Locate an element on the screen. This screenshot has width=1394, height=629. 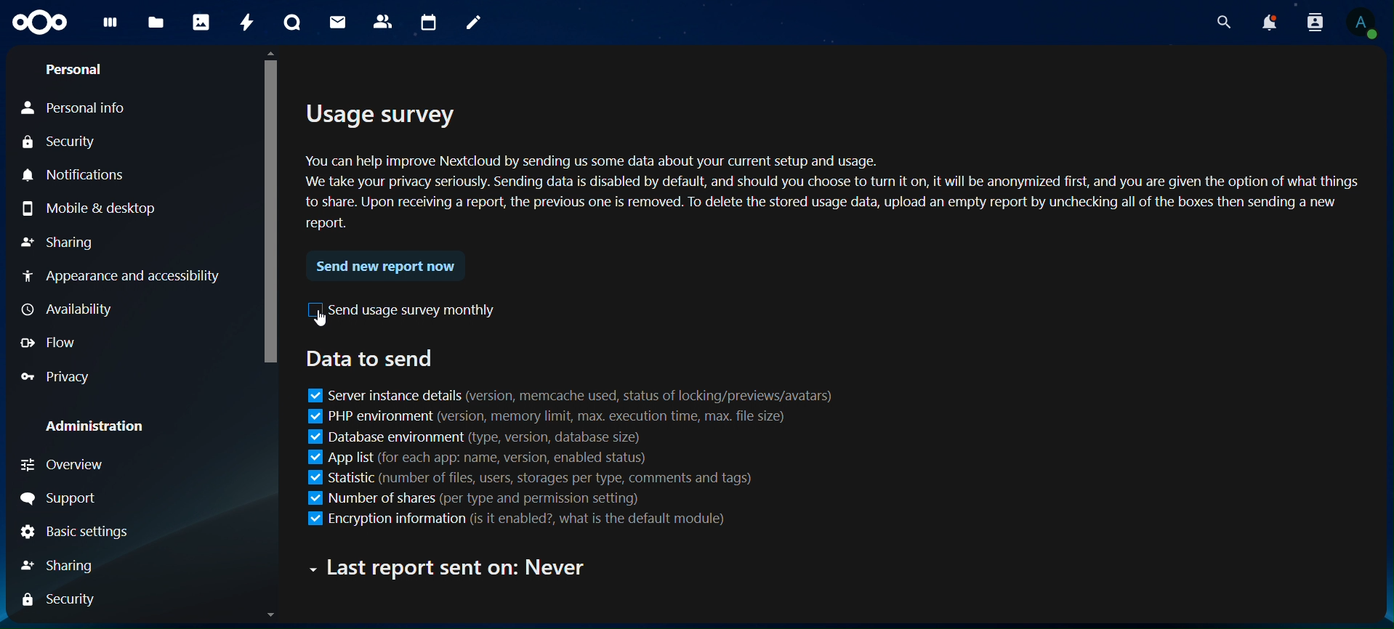
activity is located at coordinates (246, 22).